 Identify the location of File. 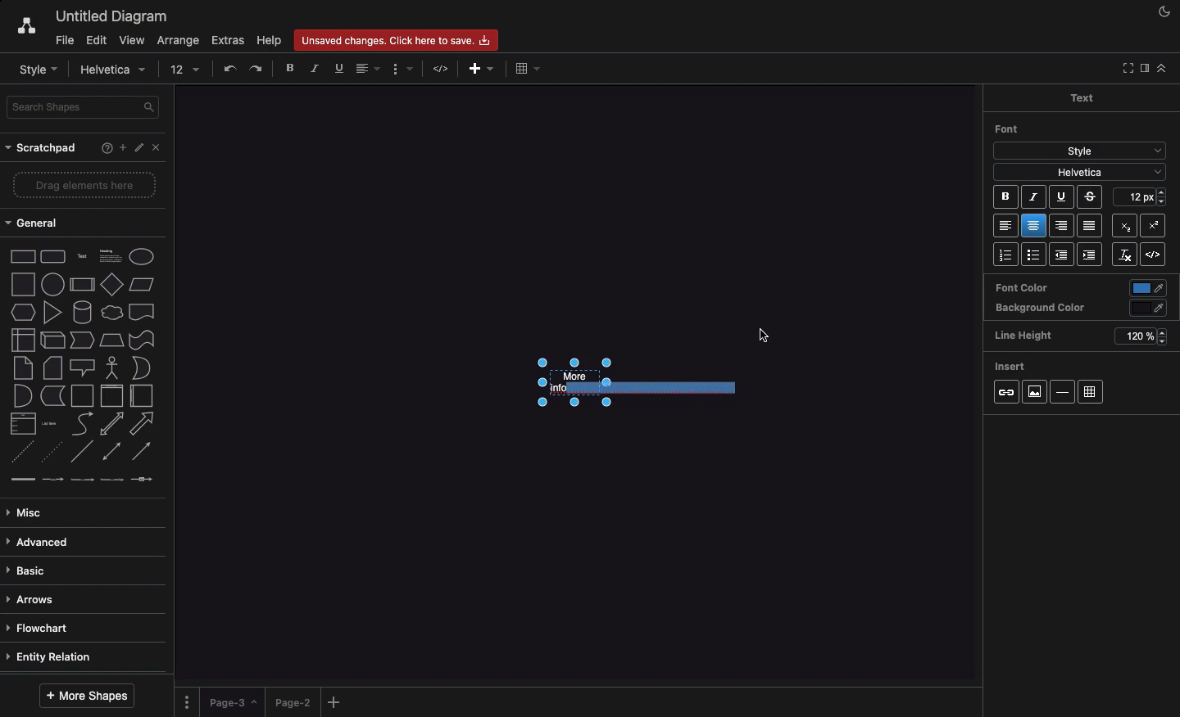
(63, 39).